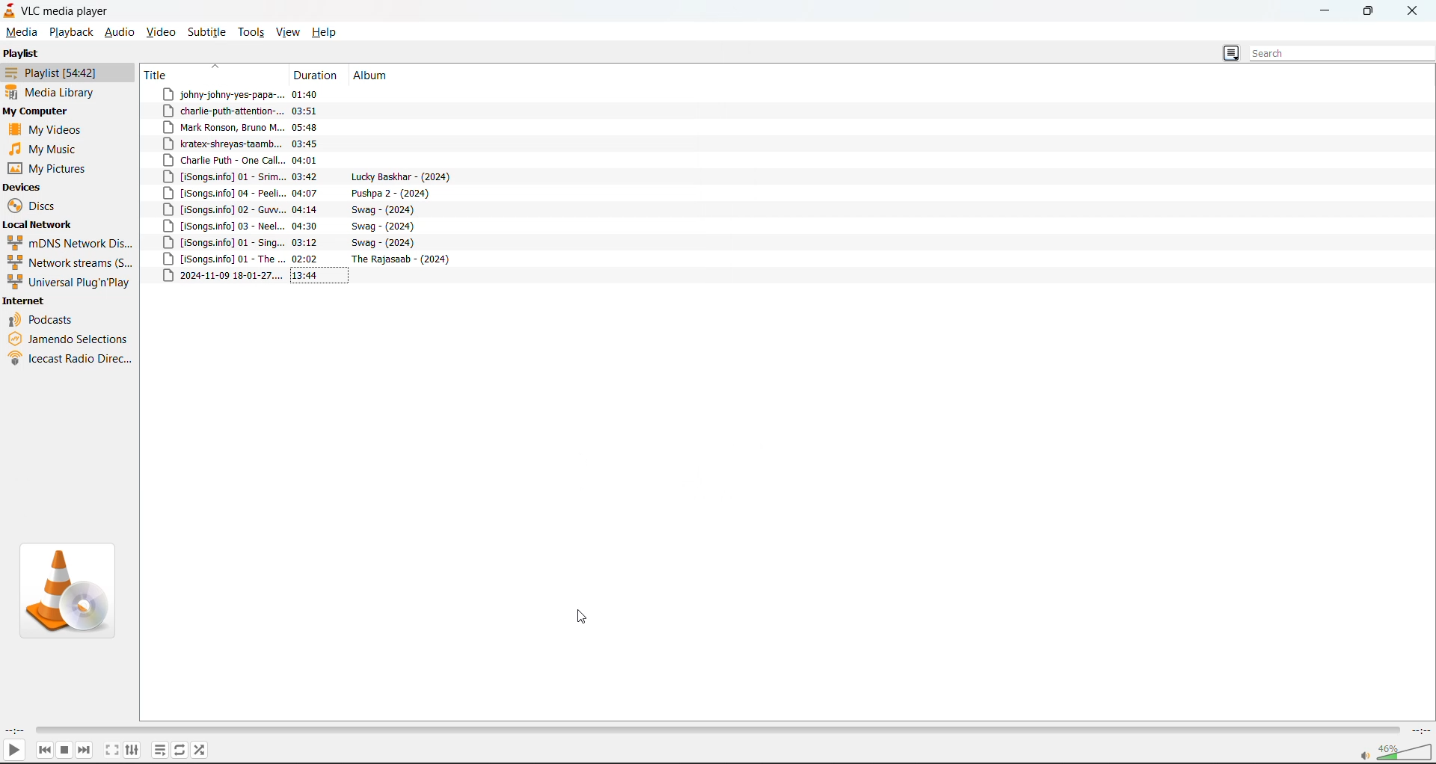 The height and width of the screenshot is (764, 1436). I want to click on internet, so click(26, 302).